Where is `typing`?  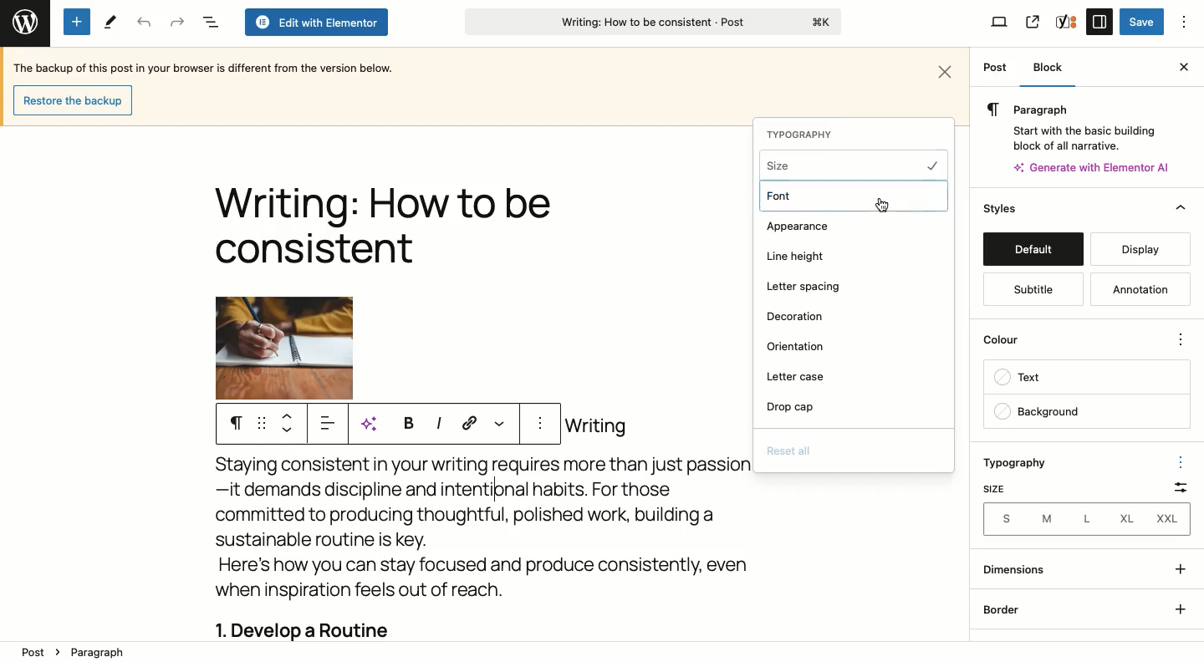
typing is located at coordinates (500, 490).